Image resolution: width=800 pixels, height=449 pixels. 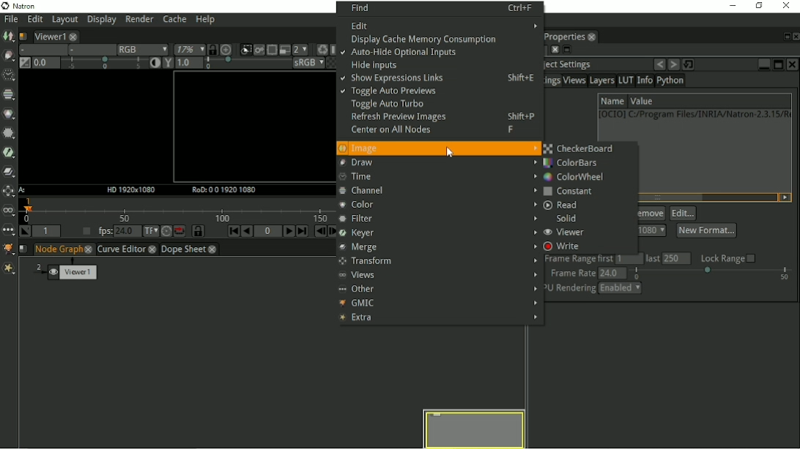 What do you see at coordinates (326, 64) in the screenshot?
I see `Checkerboard` at bounding box center [326, 64].